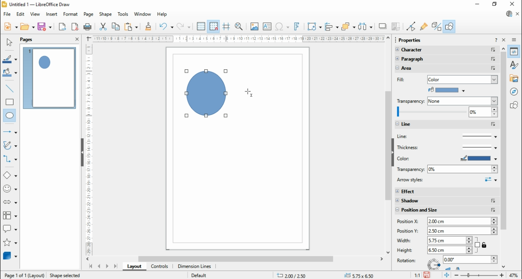 The width and height of the screenshot is (522, 279). What do you see at coordinates (361, 275) in the screenshot?
I see `+= 0,00x 0.00` at bounding box center [361, 275].